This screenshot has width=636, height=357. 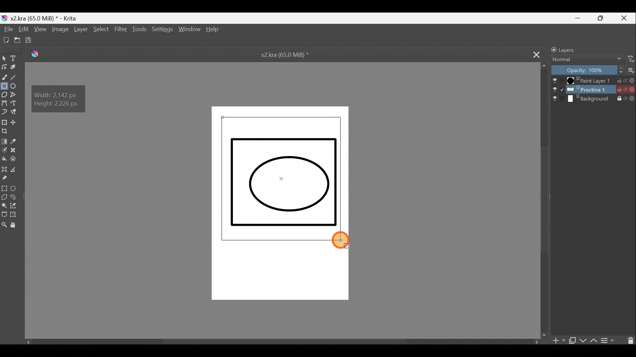 I want to click on Select, so click(x=102, y=30).